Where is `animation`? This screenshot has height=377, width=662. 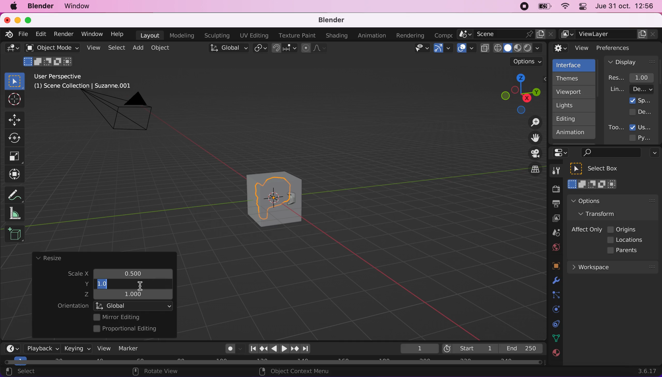
animation is located at coordinates (373, 36).